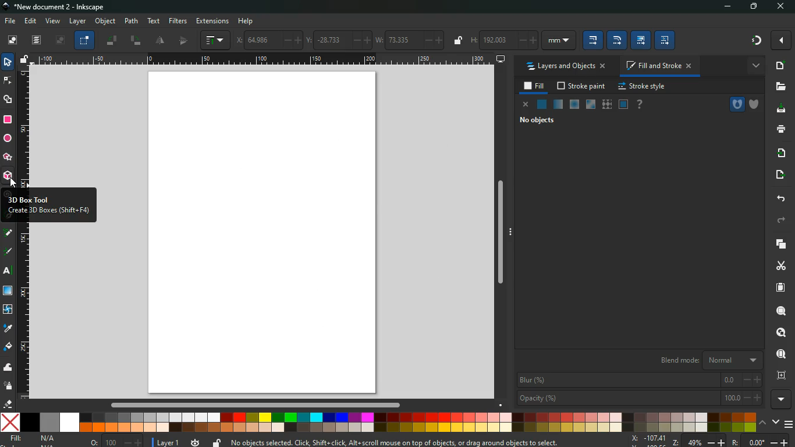 The width and height of the screenshot is (795, 447). What do you see at coordinates (780, 221) in the screenshot?
I see `forward` at bounding box center [780, 221].